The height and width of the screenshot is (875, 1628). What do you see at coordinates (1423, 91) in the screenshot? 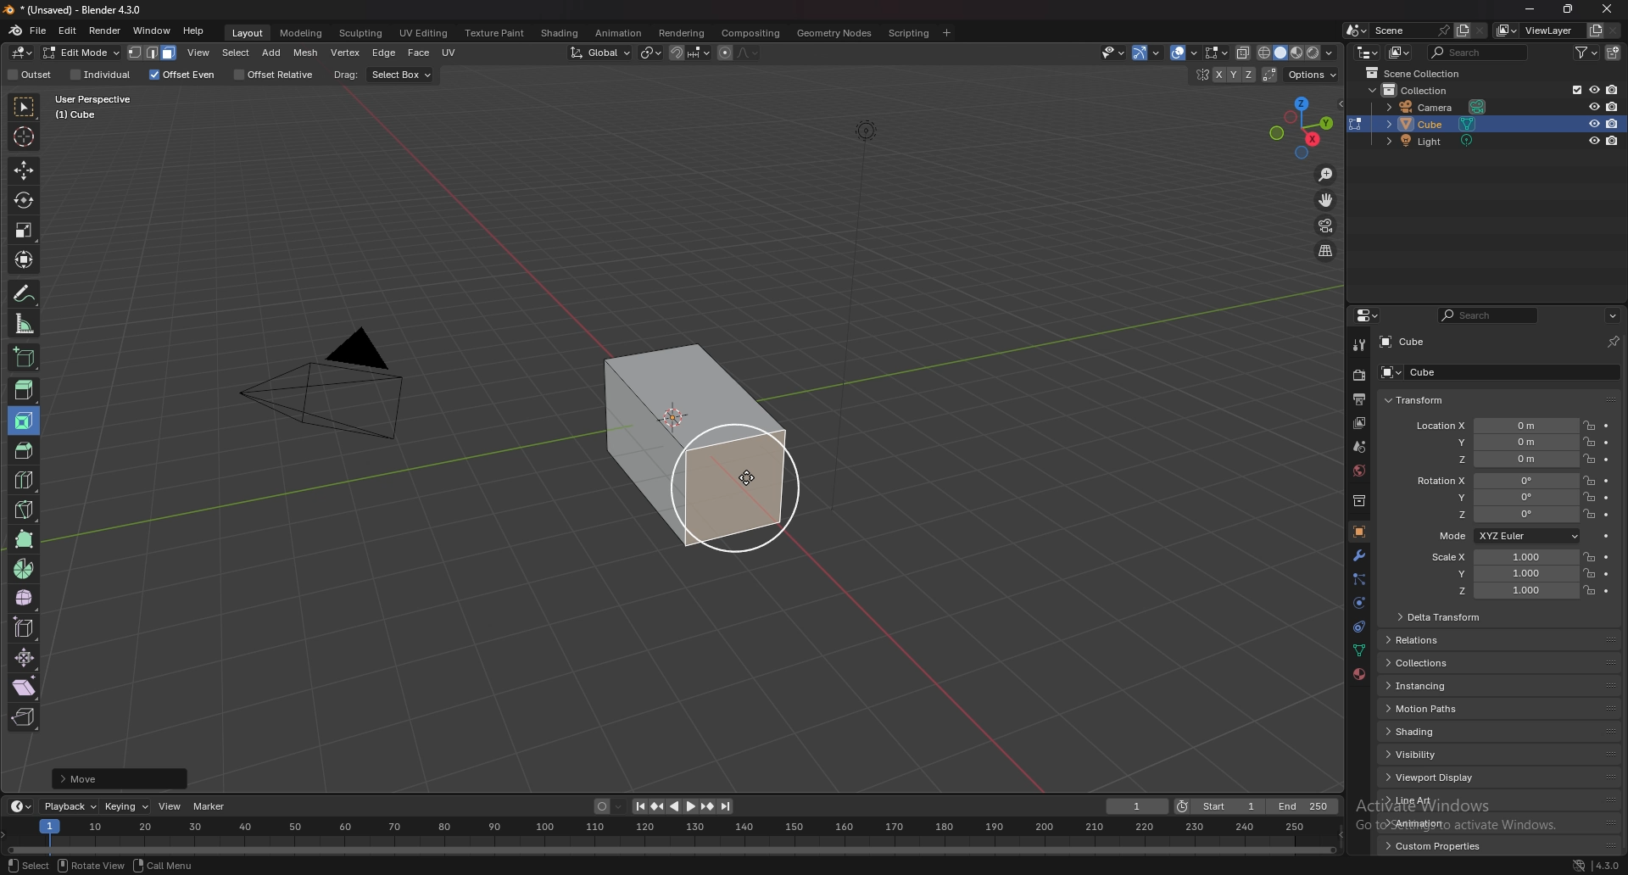
I see `collection` at bounding box center [1423, 91].